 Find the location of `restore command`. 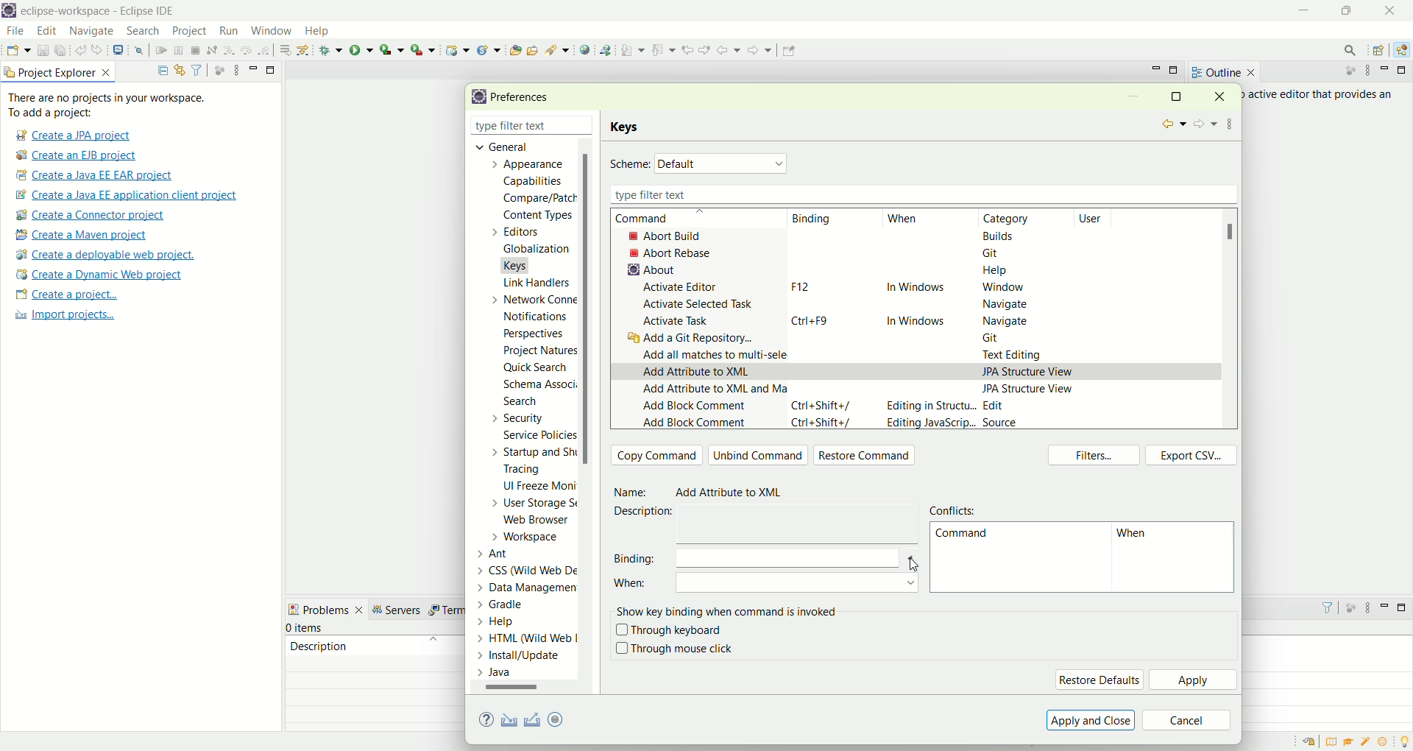

restore command is located at coordinates (868, 456).